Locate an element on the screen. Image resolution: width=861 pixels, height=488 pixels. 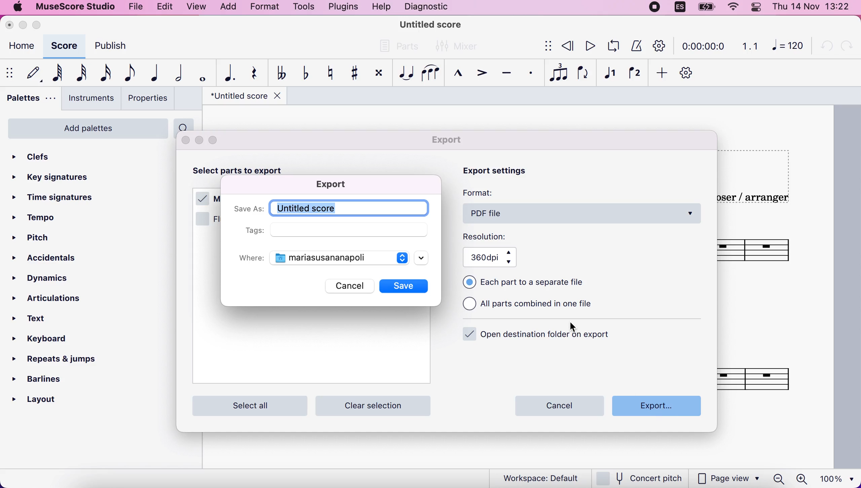
repeats and jumps is located at coordinates (63, 361).